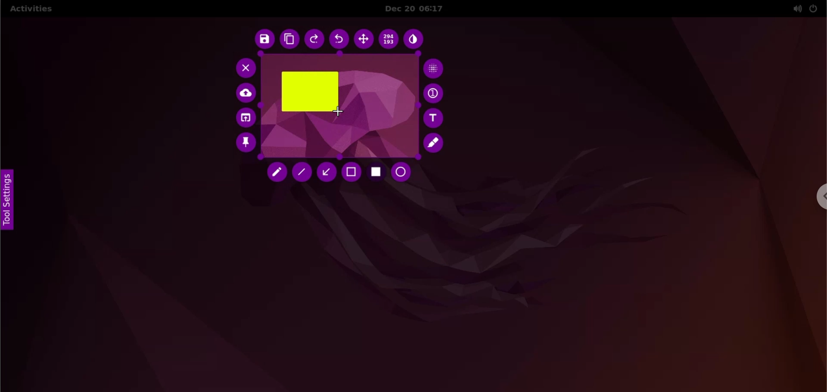 This screenshot has width=827, height=392. Describe the element at coordinates (247, 93) in the screenshot. I see `upload` at that location.